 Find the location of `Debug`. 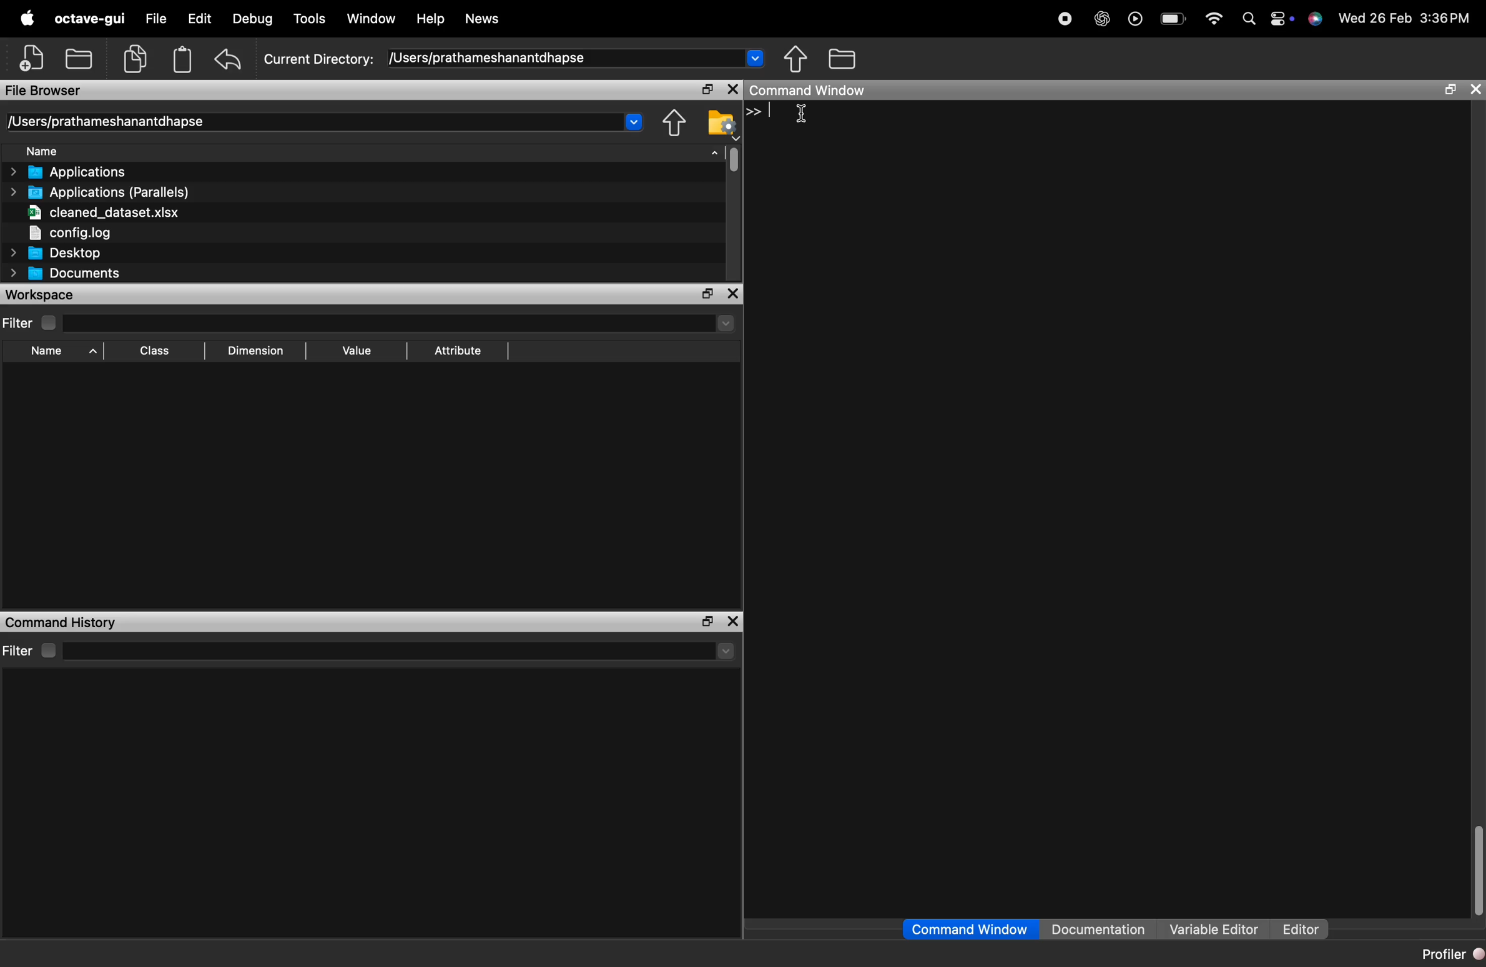

Debug is located at coordinates (251, 19).